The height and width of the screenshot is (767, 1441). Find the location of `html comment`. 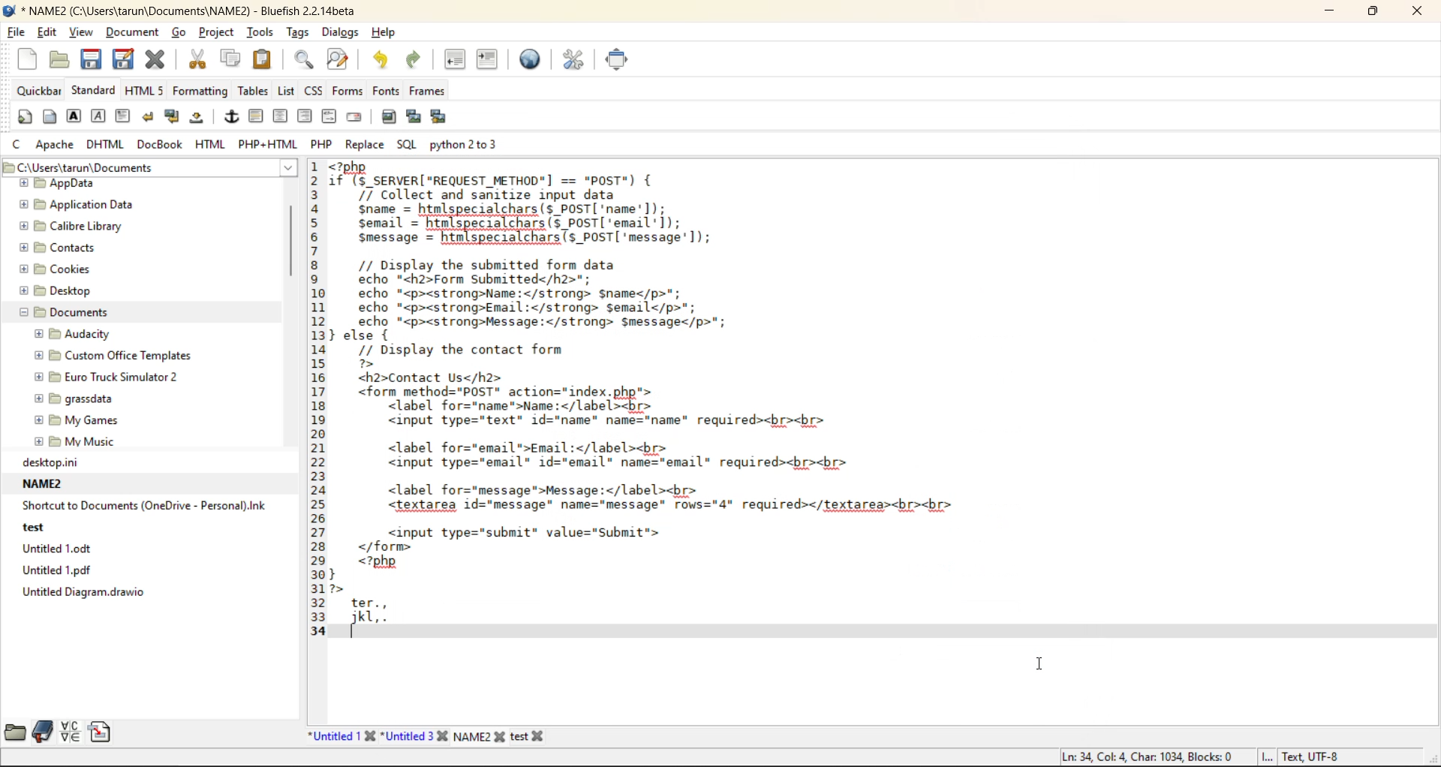

html comment is located at coordinates (329, 117).